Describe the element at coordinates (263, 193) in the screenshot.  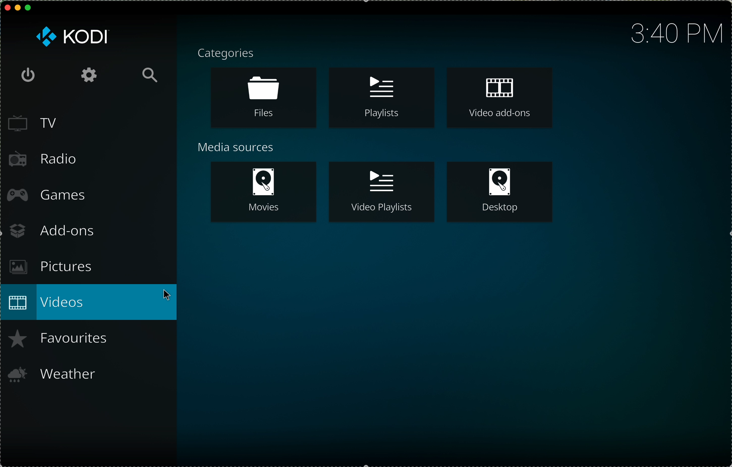
I see `movies button` at that location.